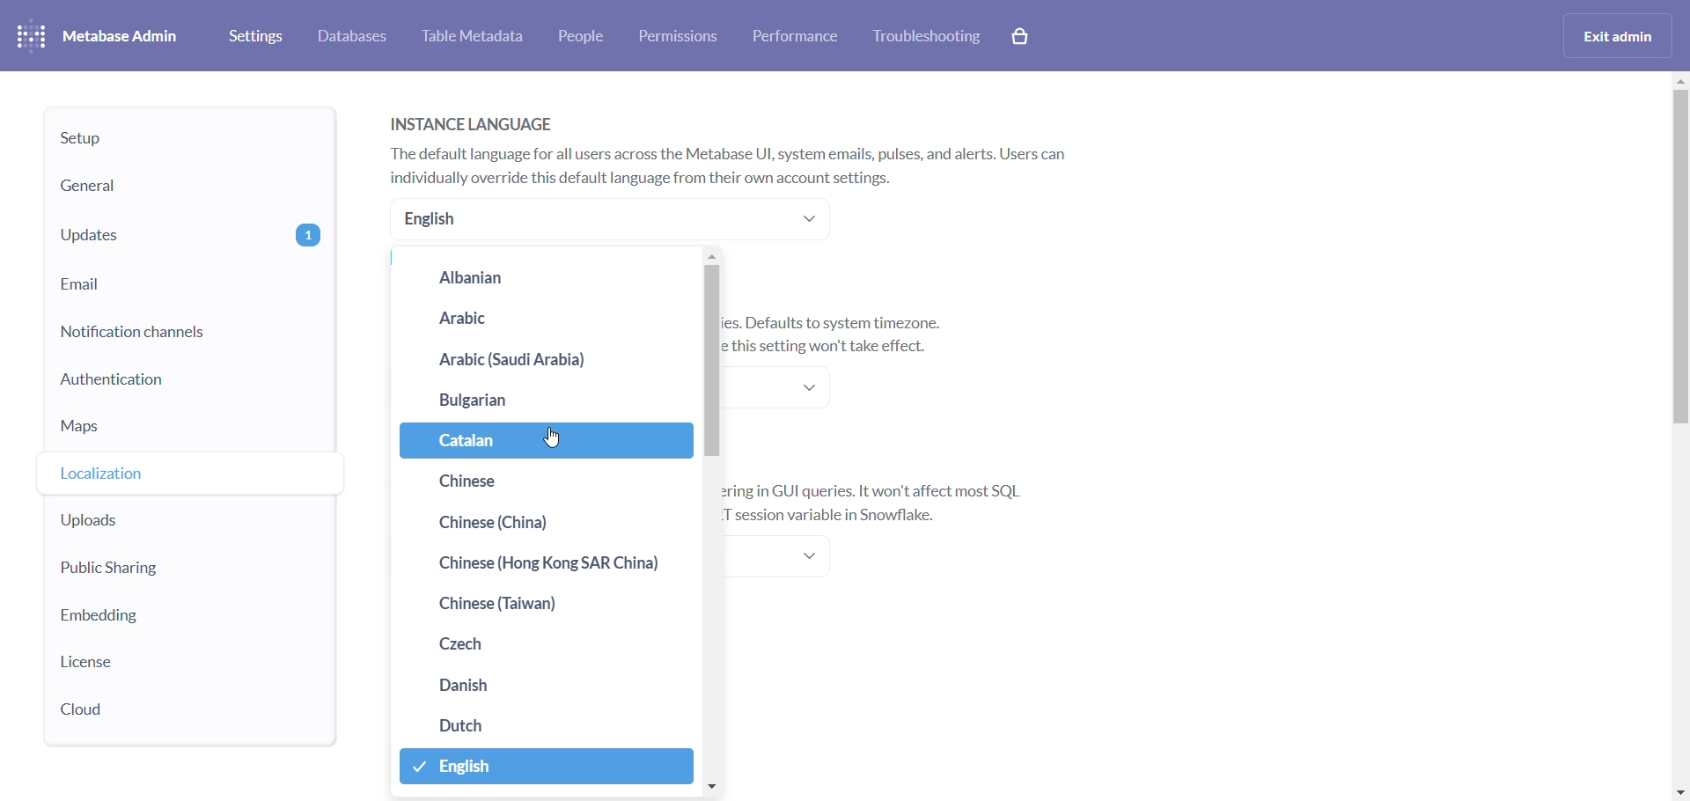  What do you see at coordinates (474, 35) in the screenshot?
I see `table metadata` at bounding box center [474, 35].